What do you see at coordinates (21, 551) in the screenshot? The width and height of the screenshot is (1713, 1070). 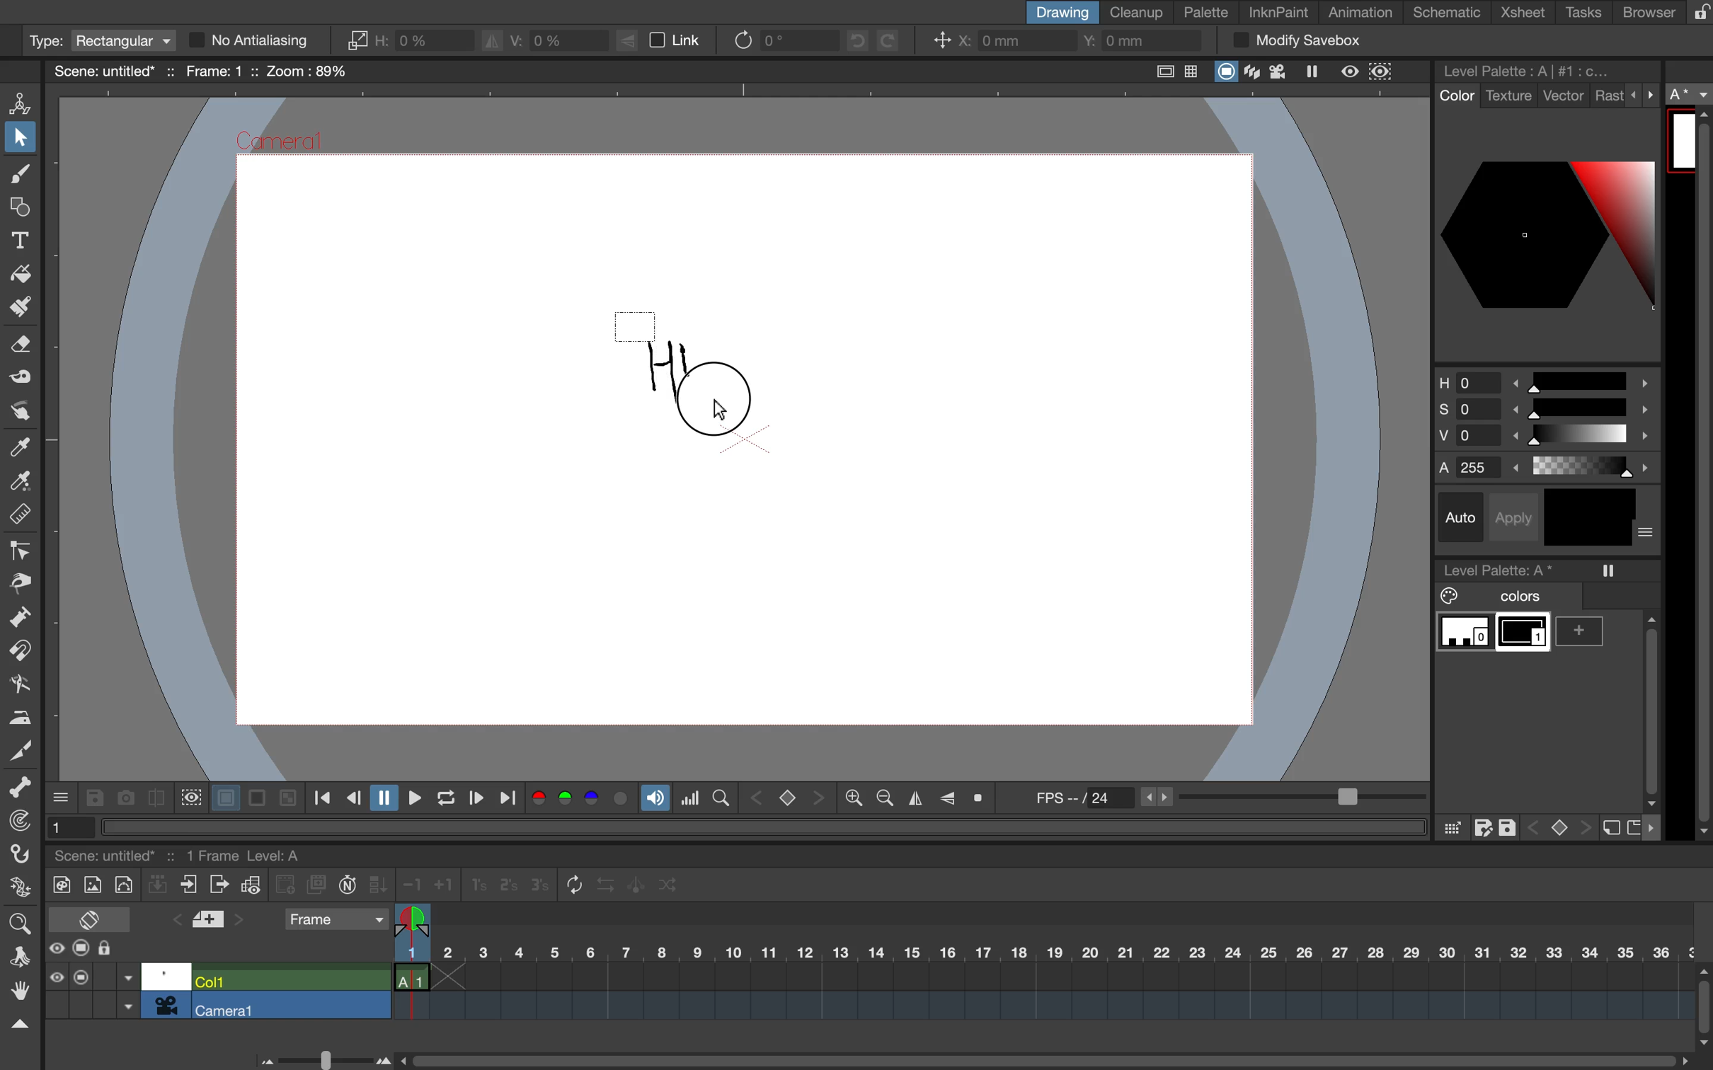 I see `control point edit tool` at bounding box center [21, 551].